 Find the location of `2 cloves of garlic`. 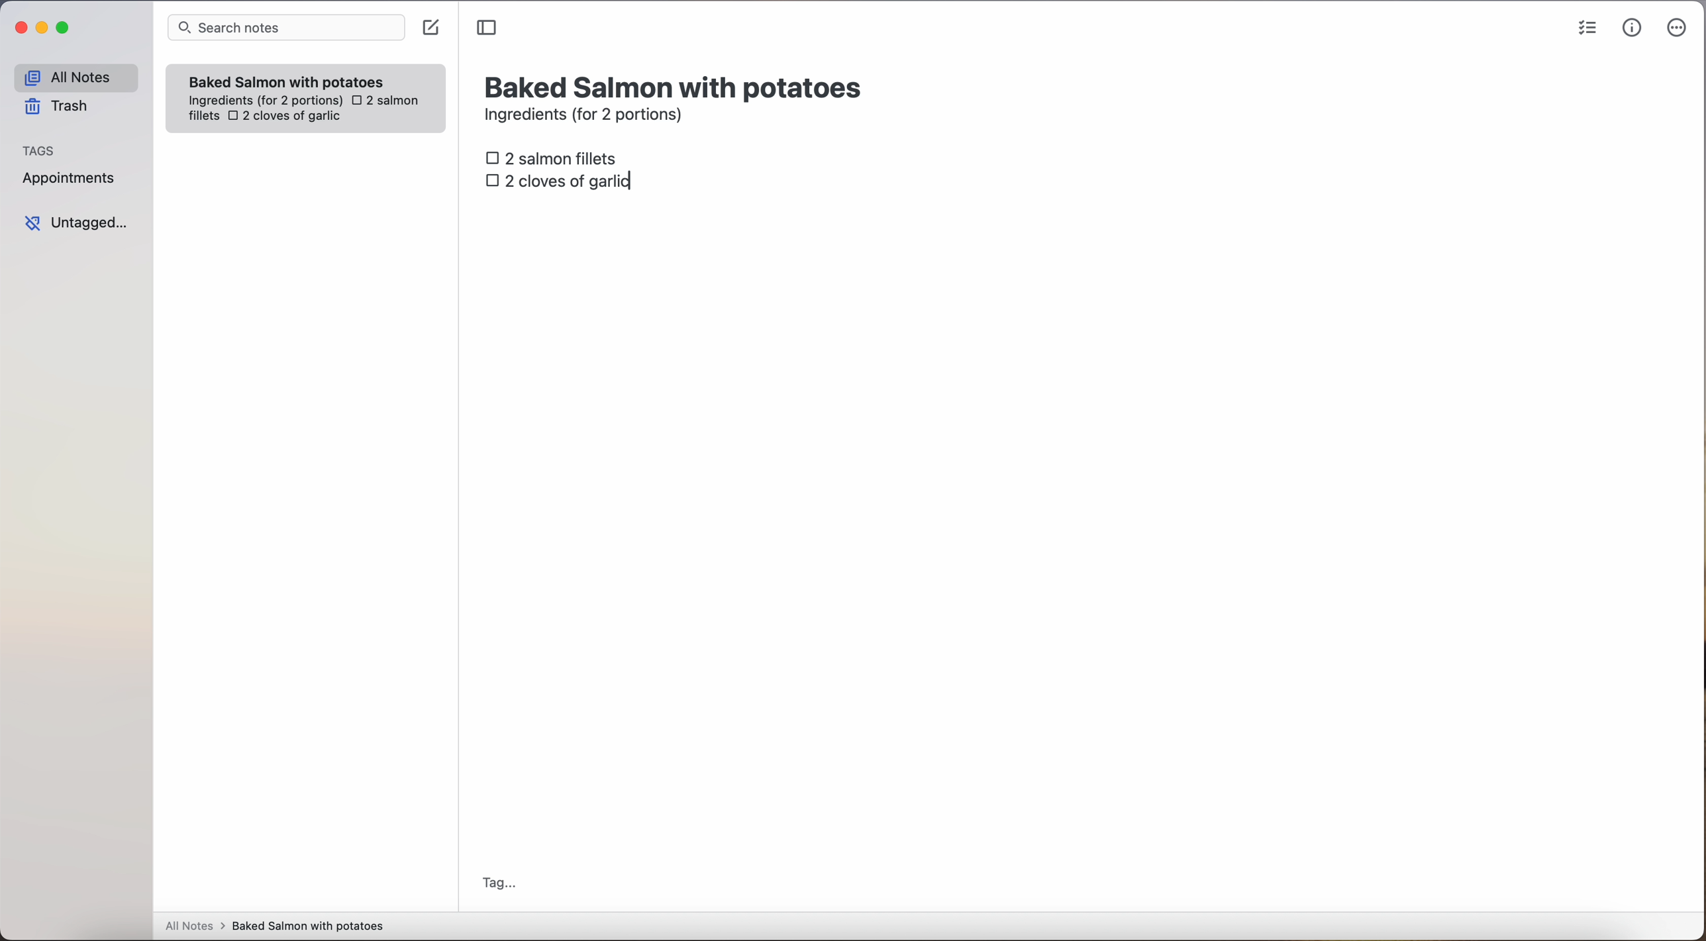

2 cloves of garlic is located at coordinates (562, 182).